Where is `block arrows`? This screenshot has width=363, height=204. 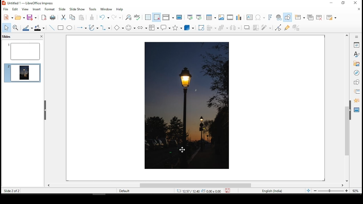 block arrows is located at coordinates (142, 28).